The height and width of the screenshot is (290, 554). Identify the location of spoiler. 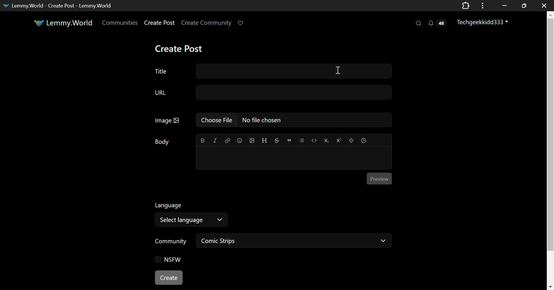
(350, 140).